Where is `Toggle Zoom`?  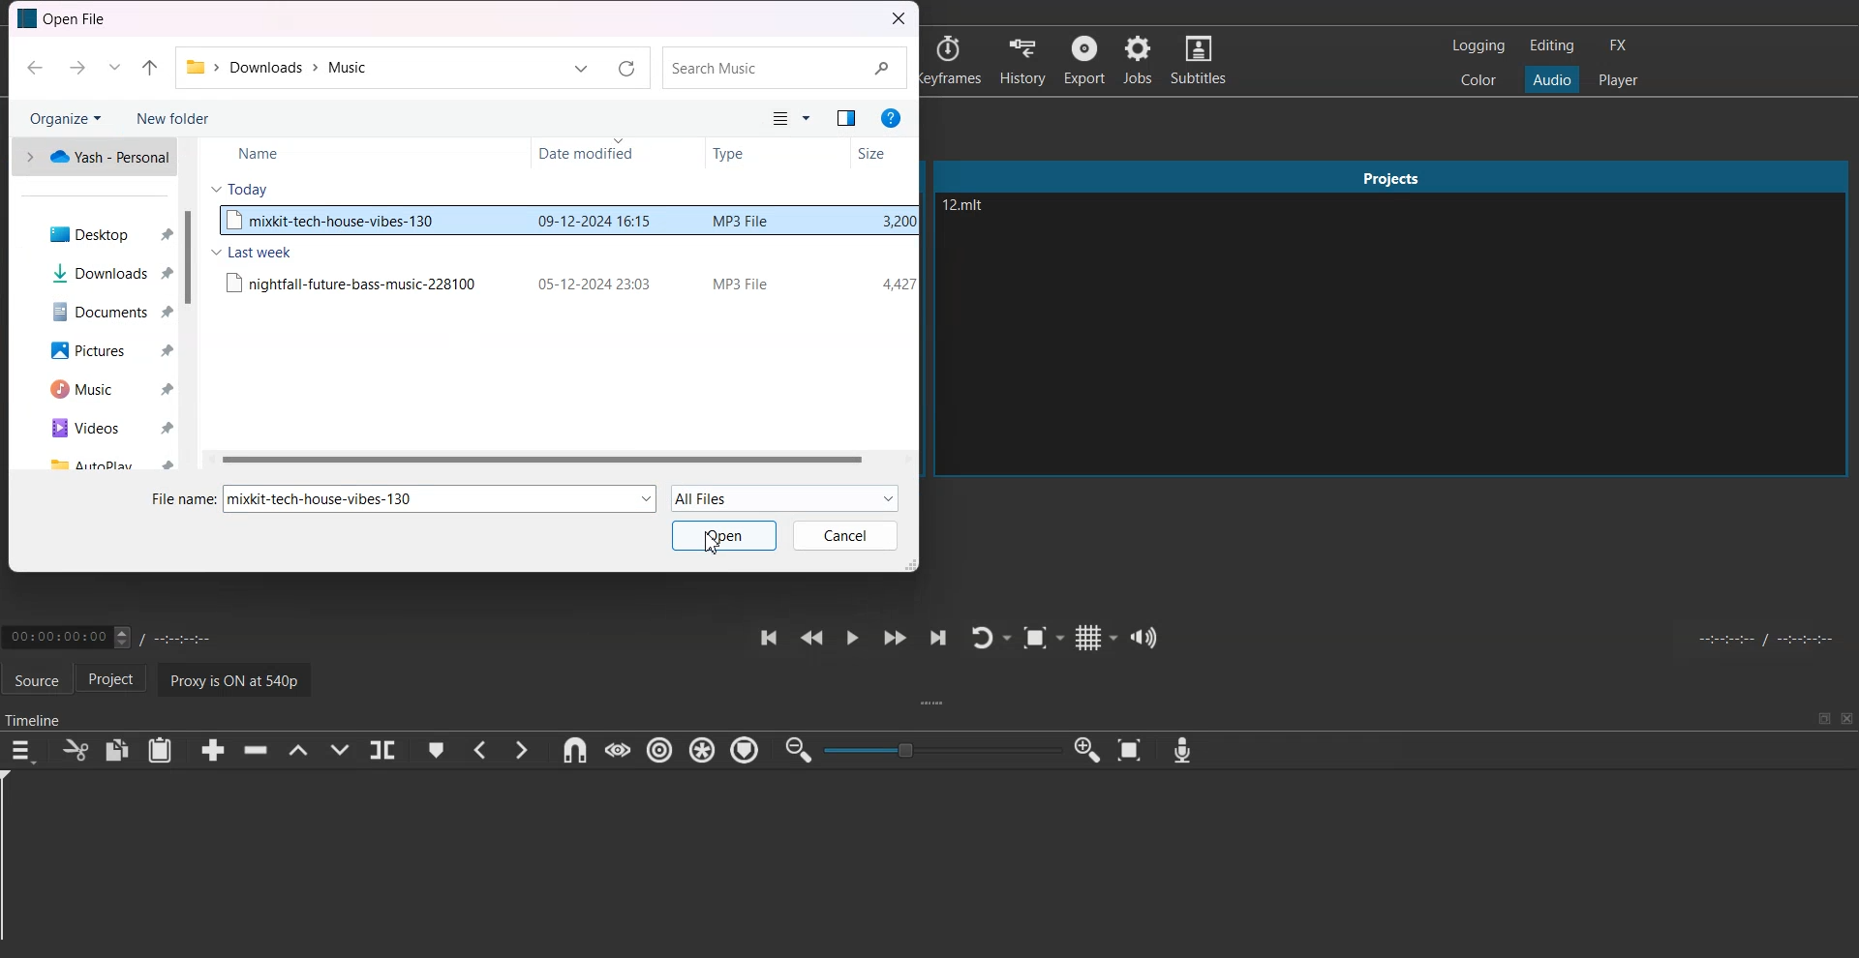
Toggle Zoom is located at coordinates (1045, 639).